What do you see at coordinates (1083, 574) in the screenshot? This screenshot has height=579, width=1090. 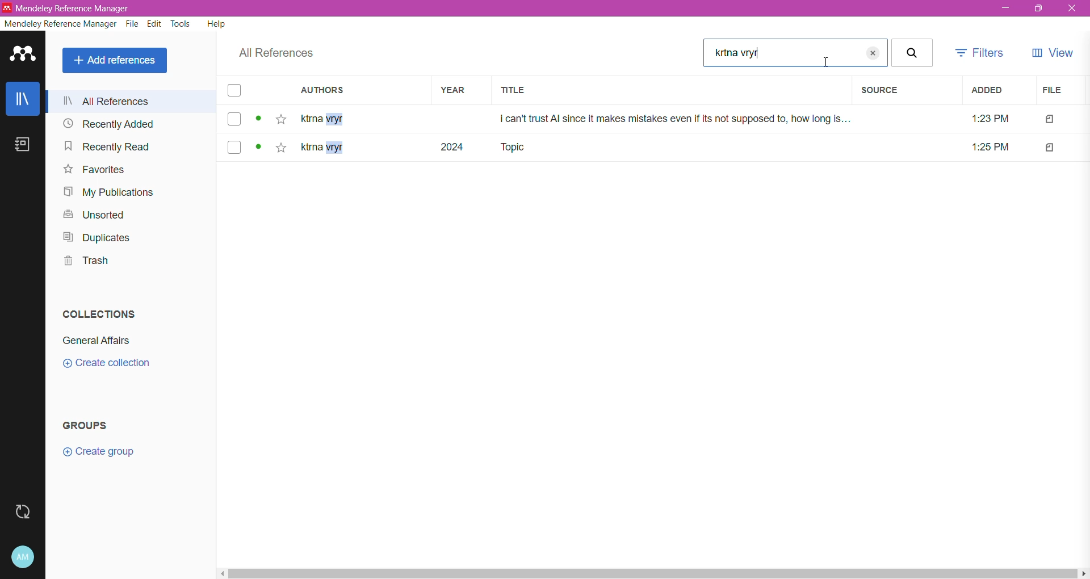 I see `move right` at bounding box center [1083, 574].